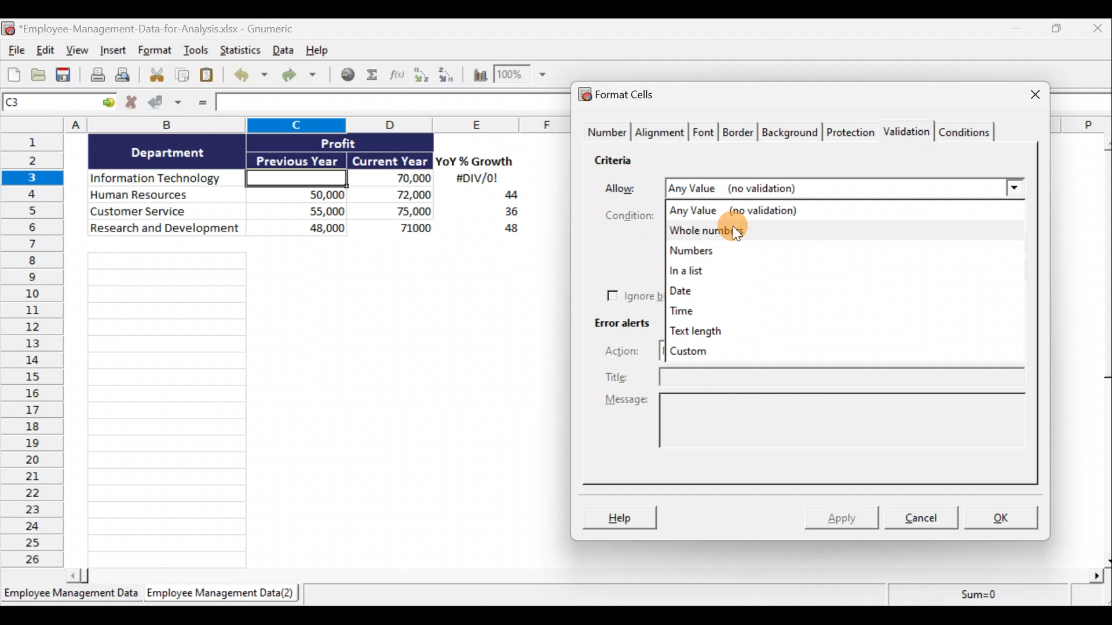 The image size is (1112, 625). What do you see at coordinates (737, 229) in the screenshot?
I see `Cursor` at bounding box center [737, 229].